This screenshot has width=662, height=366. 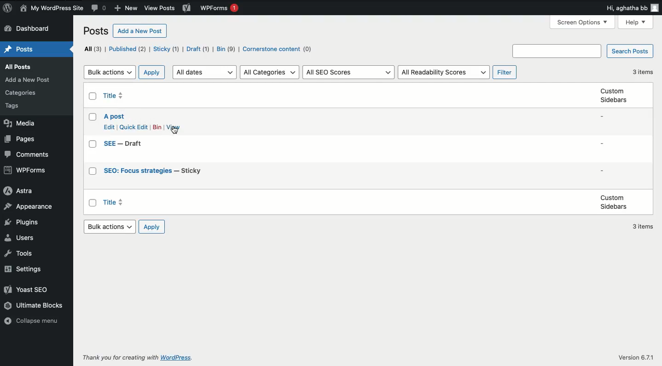 What do you see at coordinates (278, 49) in the screenshot?
I see `Cornerstone content` at bounding box center [278, 49].